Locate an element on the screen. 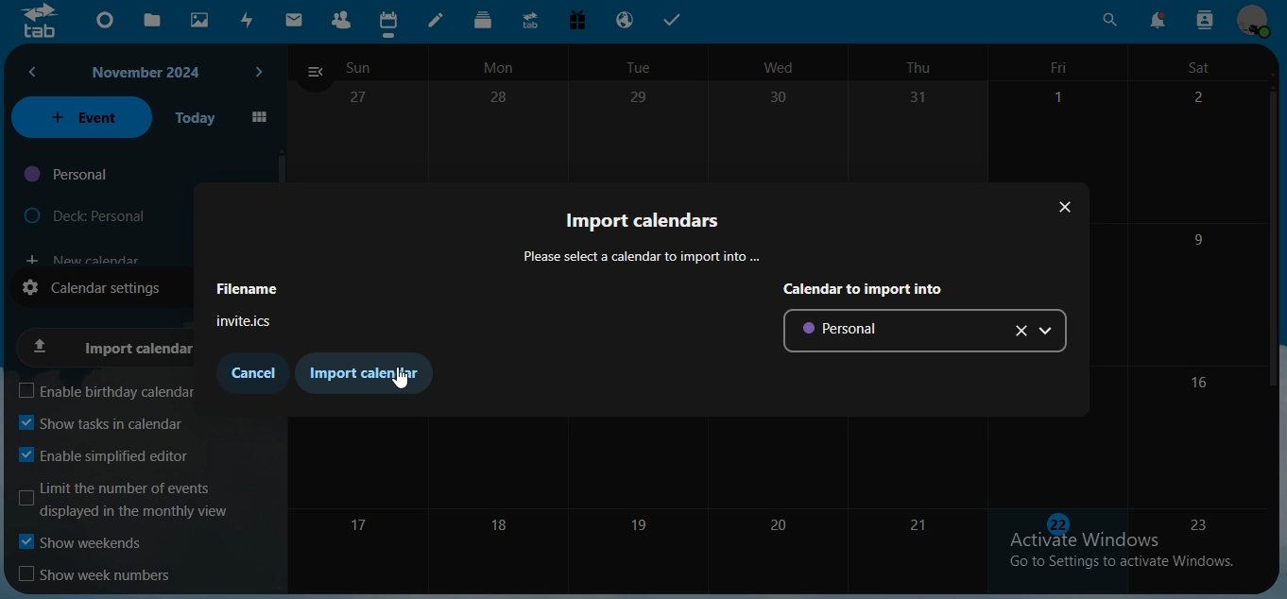 Image resolution: width=1287 pixels, height=599 pixels. calendar settings is located at coordinates (94, 287).